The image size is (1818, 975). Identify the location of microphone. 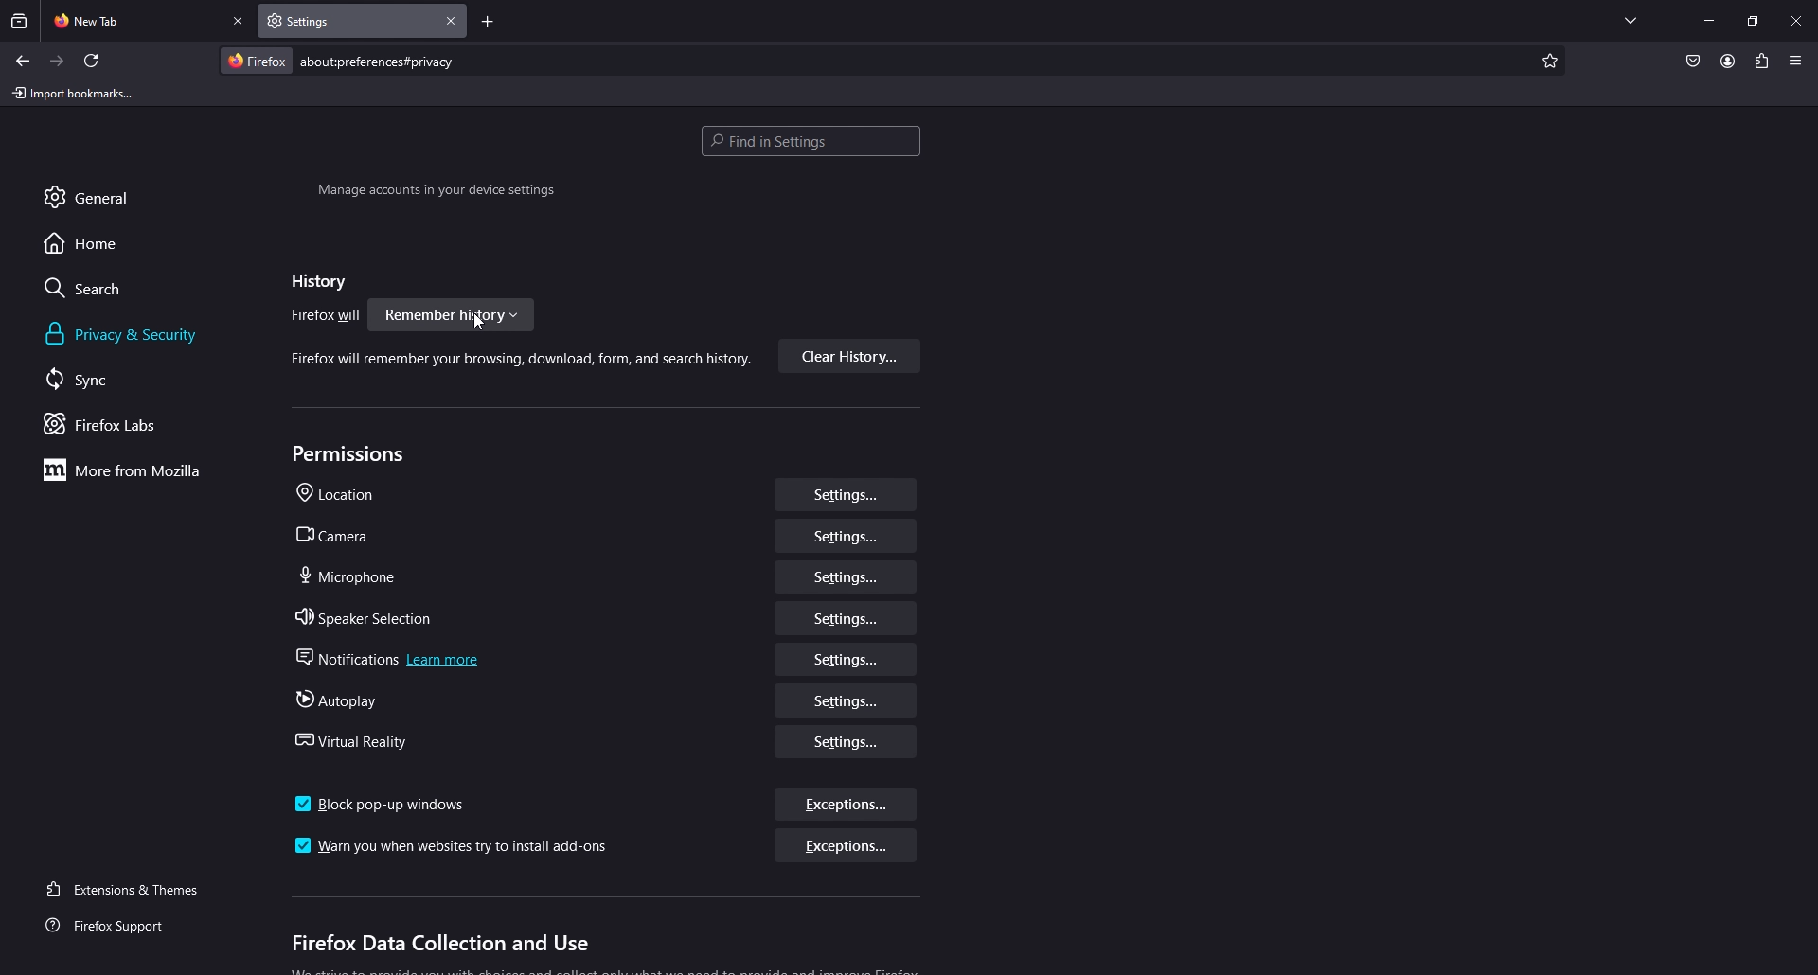
(349, 576).